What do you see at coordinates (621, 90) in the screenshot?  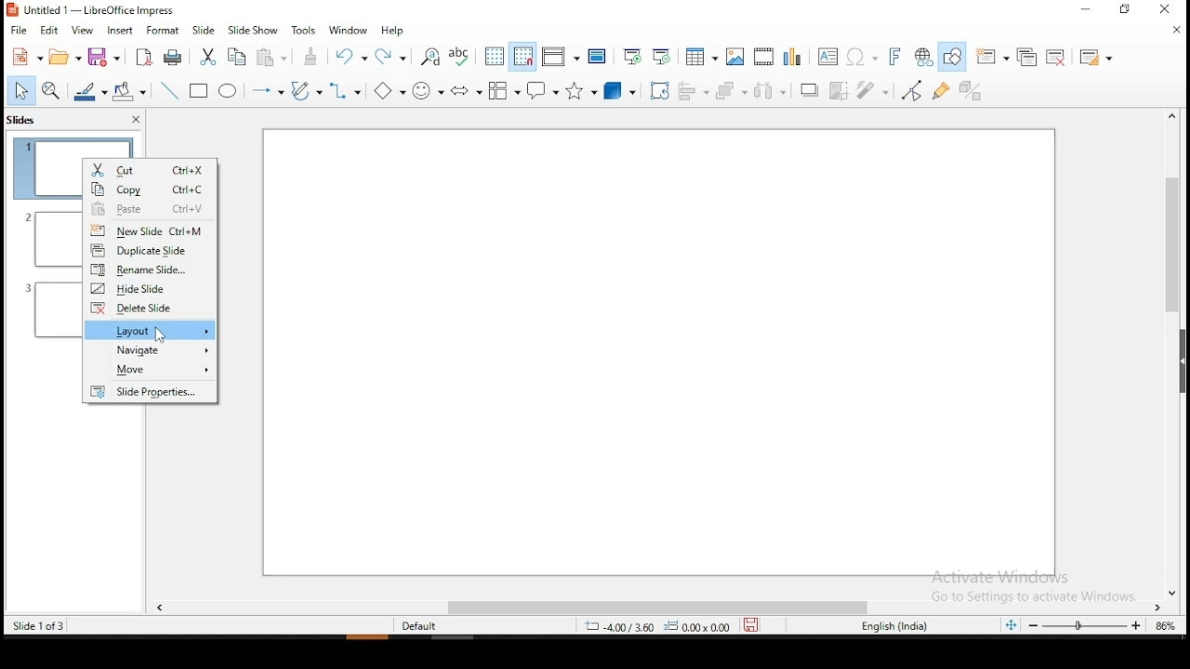 I see `3D shapes` at bounding box center [621, 90].